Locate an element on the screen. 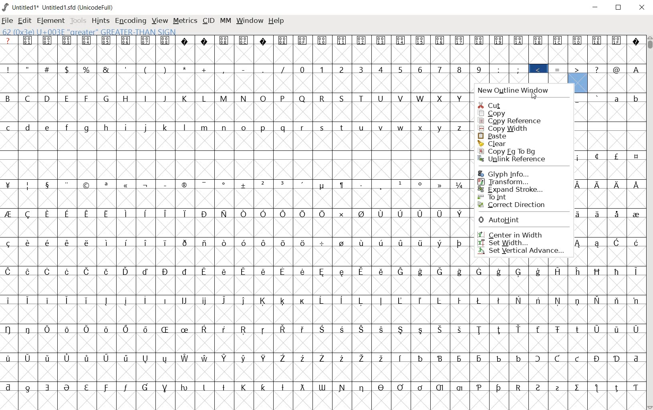 The width and height of the screenshot is (653, 410). Glyph Info is located at coordinates (513, 173).